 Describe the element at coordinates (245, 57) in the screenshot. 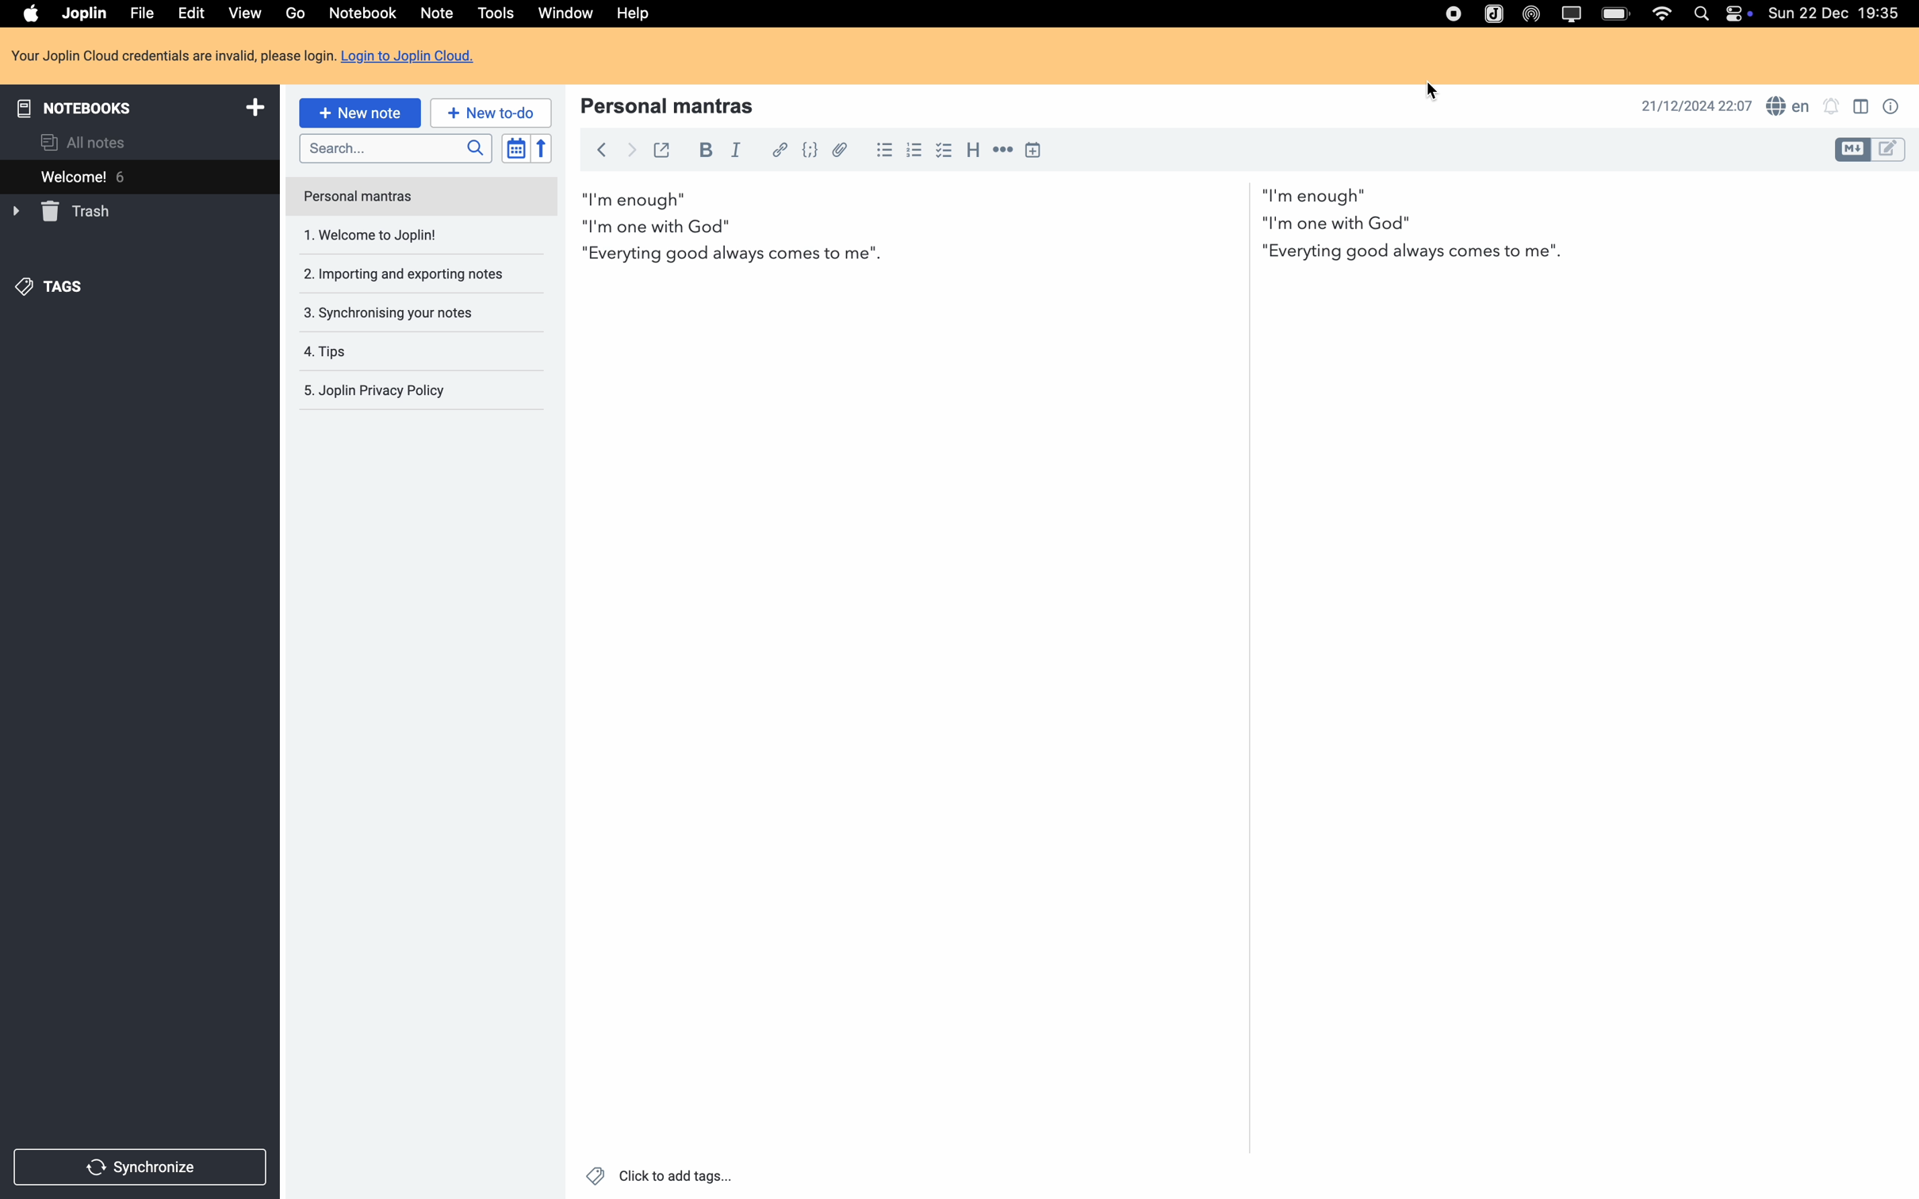

I see `Login` at that location.